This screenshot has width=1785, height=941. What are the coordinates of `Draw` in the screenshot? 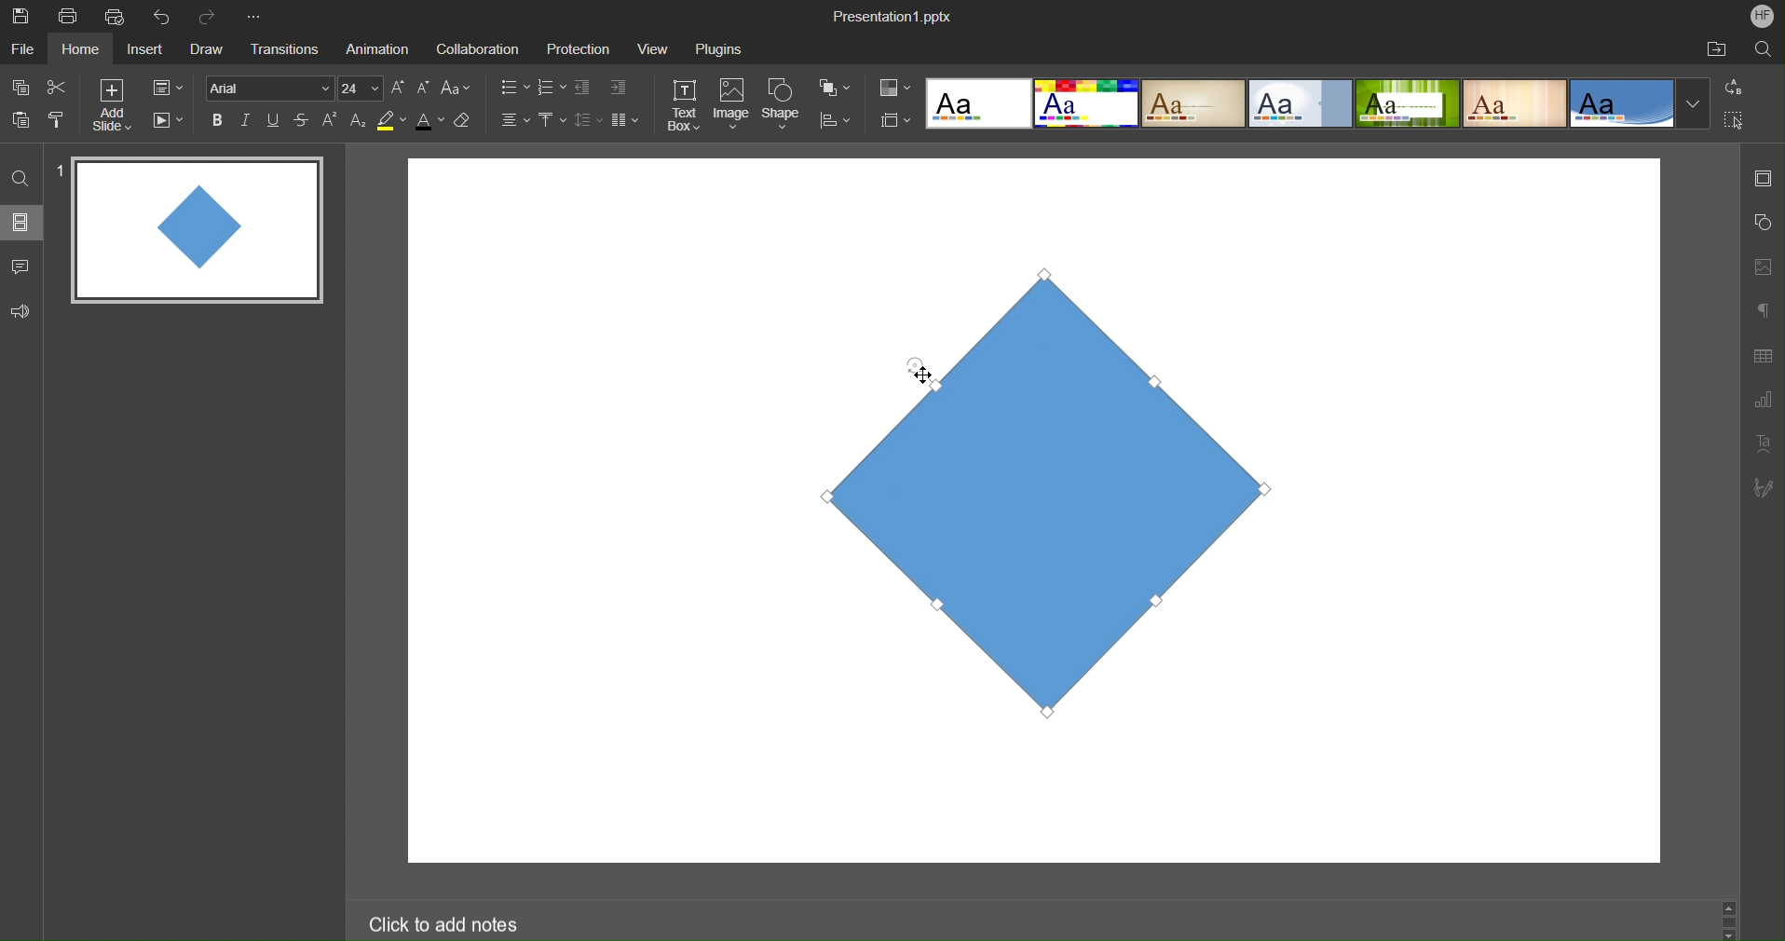 It's located at (205, 47).